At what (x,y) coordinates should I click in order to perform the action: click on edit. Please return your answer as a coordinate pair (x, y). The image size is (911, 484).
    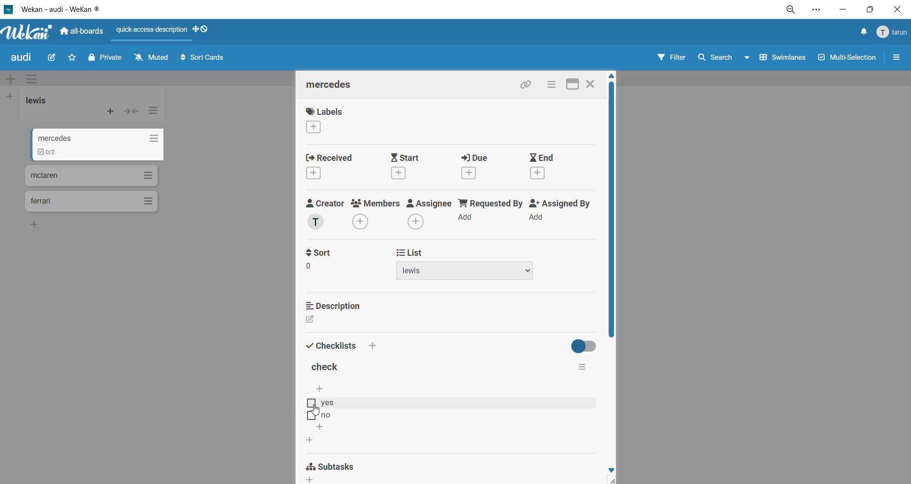
    Looking at the image, I should click on (54, 60).